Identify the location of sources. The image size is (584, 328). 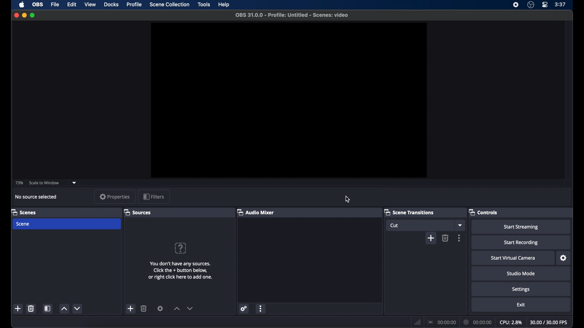
(137, 212).